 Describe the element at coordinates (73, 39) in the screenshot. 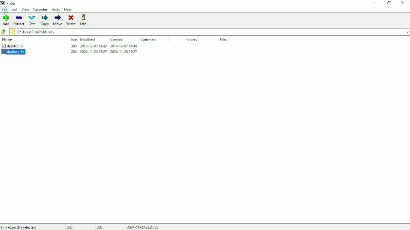

I see `Size` at that location.